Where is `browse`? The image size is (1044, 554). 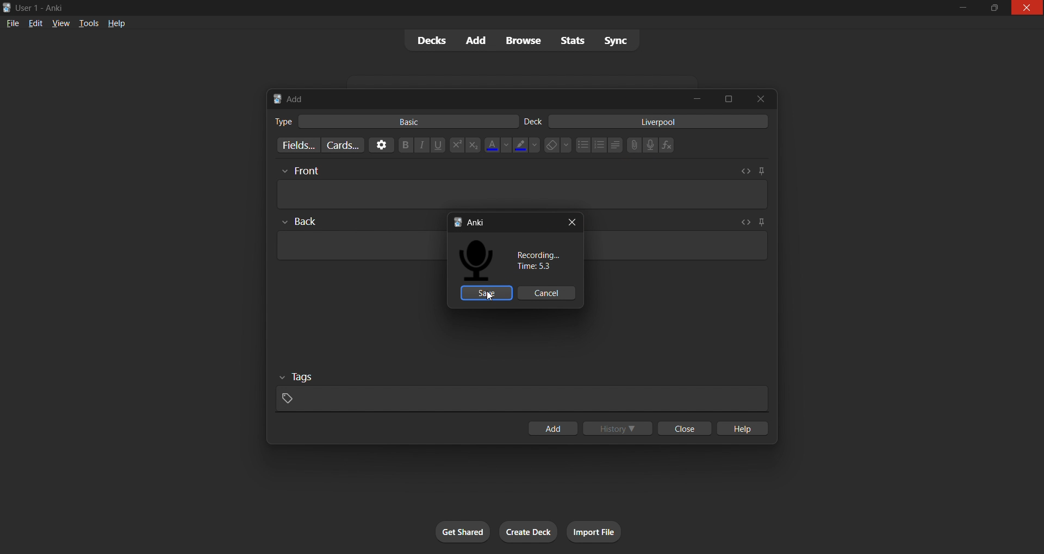 browse is located at coordinates (526, 40).